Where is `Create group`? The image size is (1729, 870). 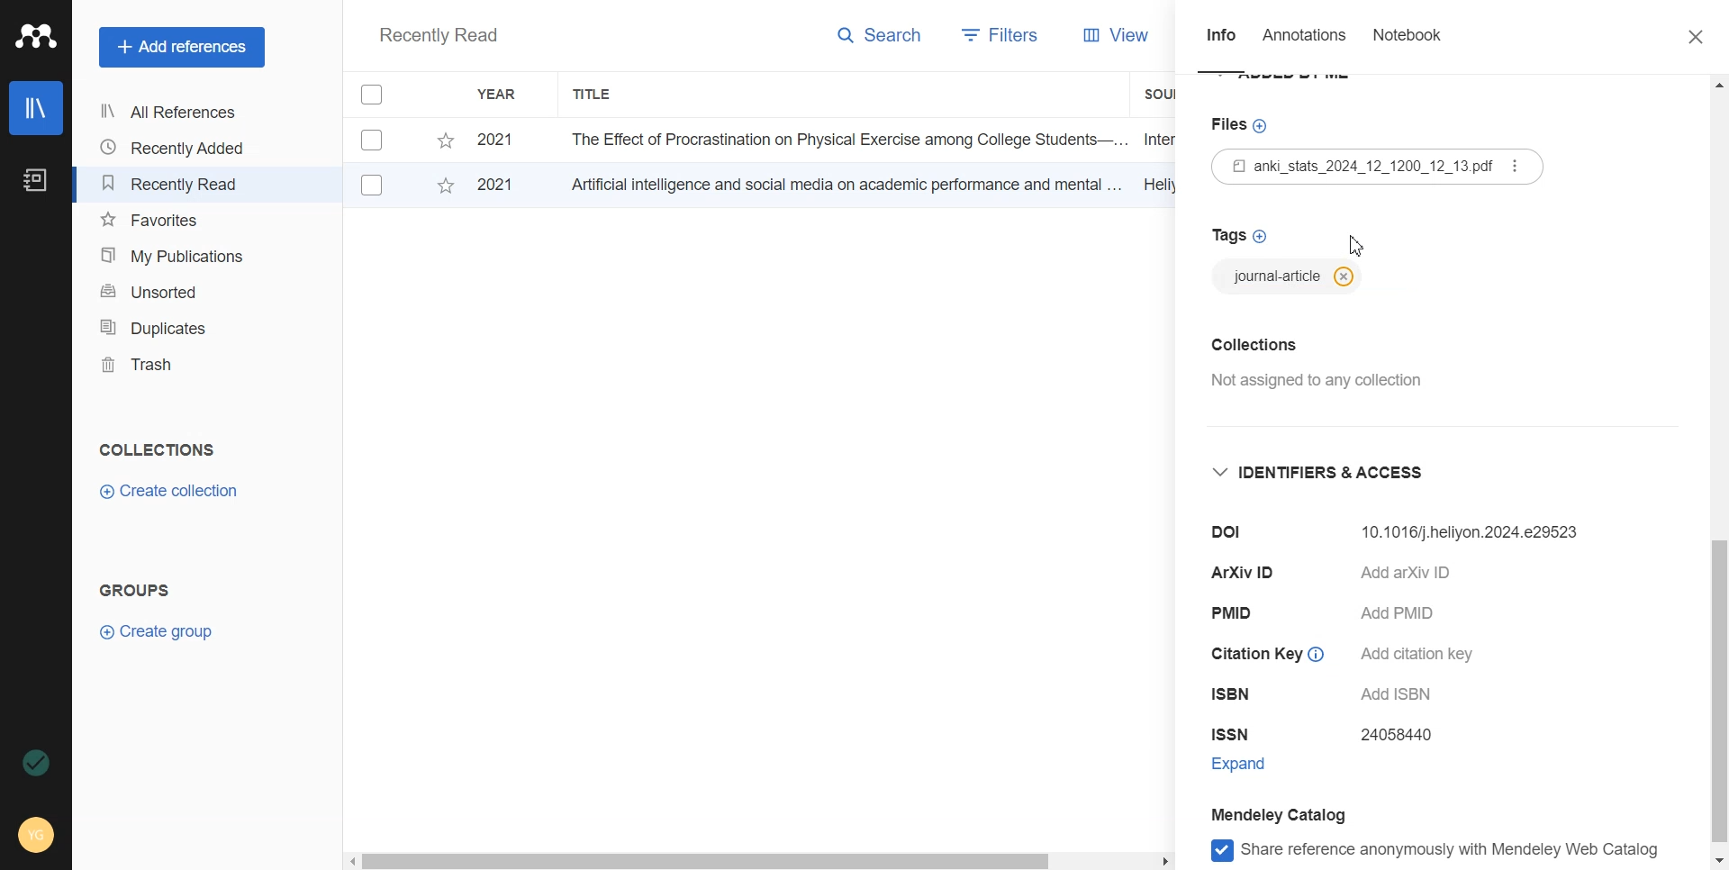
Create group is located at coordinates (158, 630).